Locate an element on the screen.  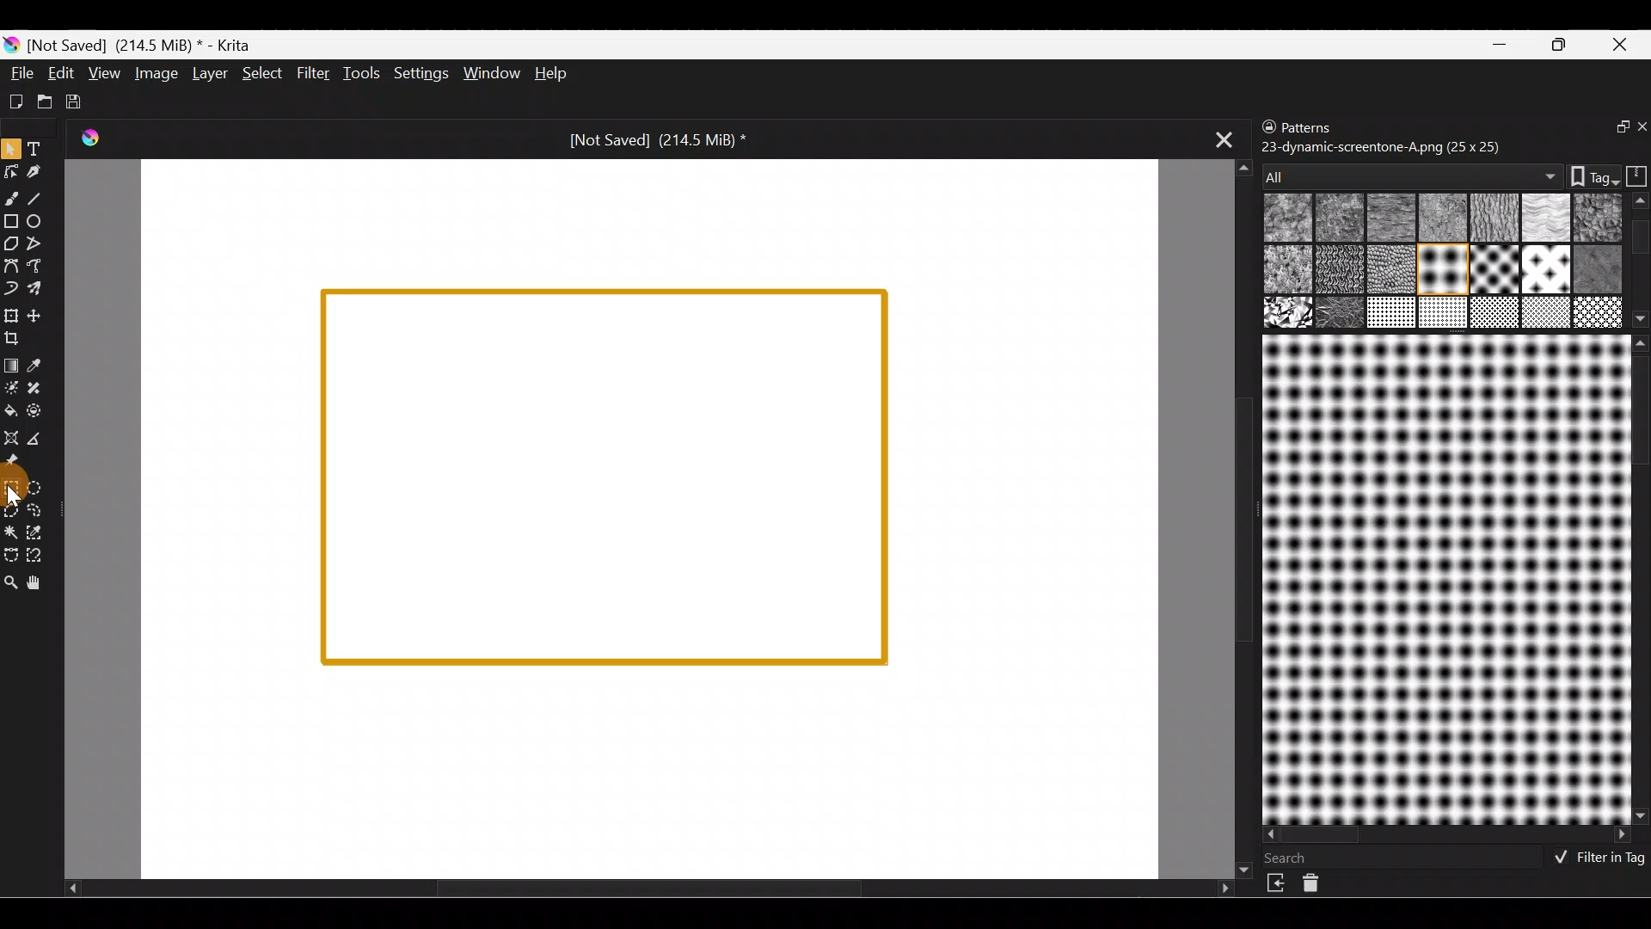
Save is located at coordinates (76, 99).